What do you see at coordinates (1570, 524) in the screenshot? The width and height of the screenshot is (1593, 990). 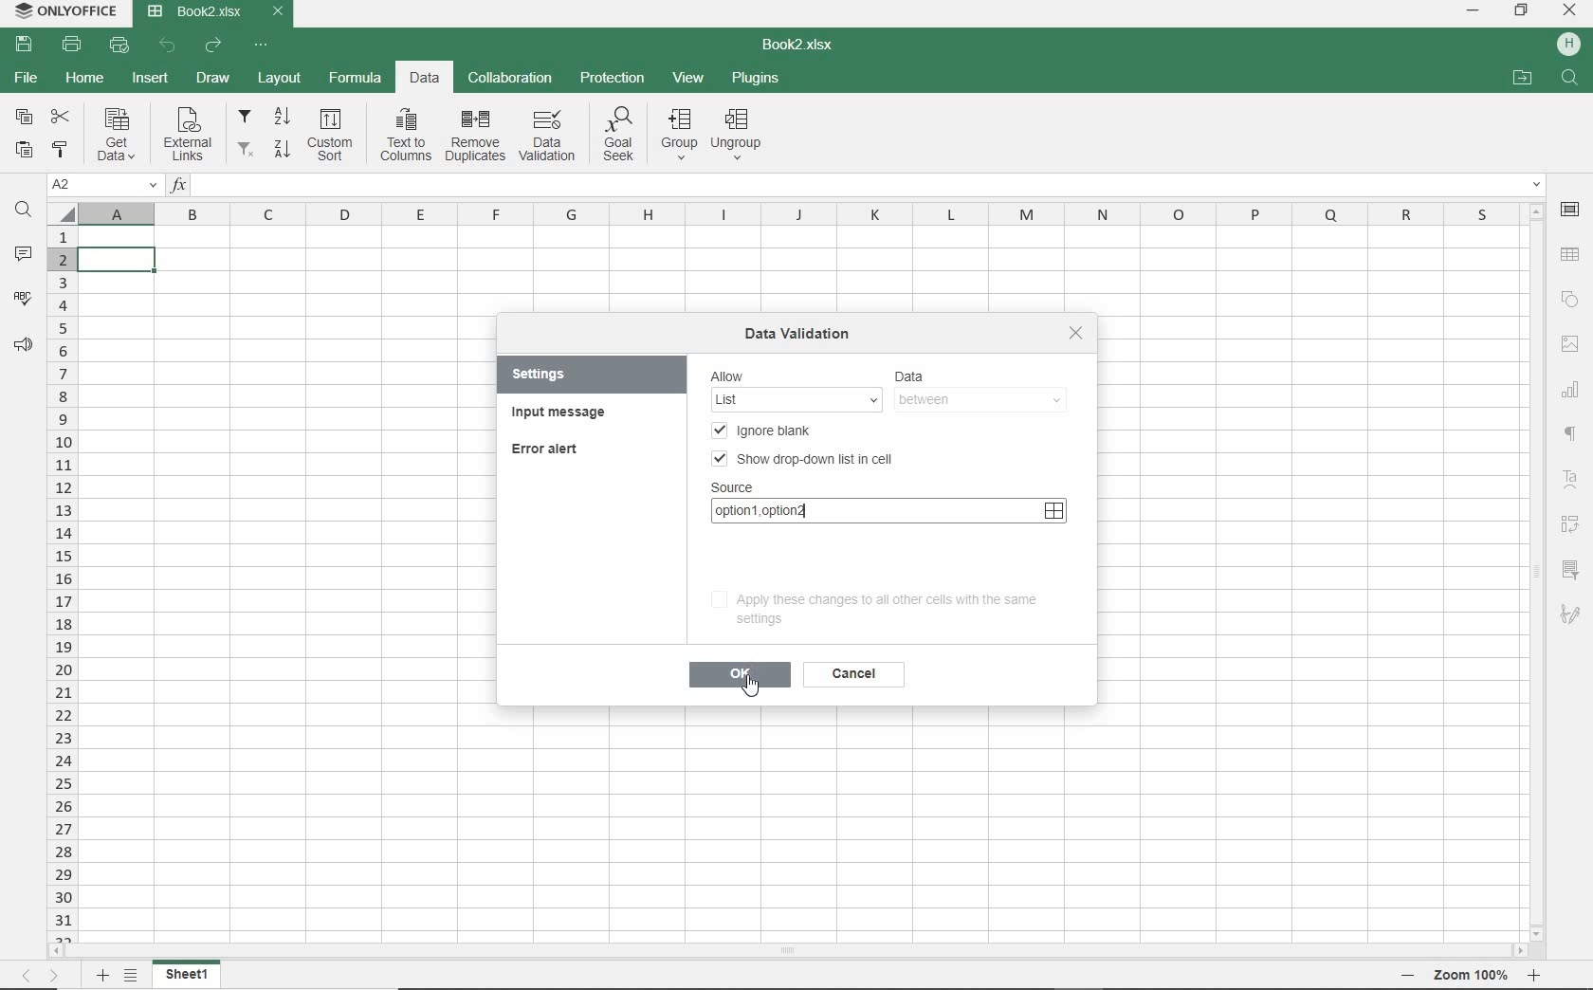 I see `PIVOT table` at bounding box center [1570, 524].